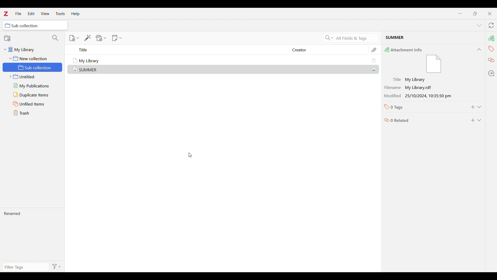 The width and height of the screenshot is (497, 280). What do you see at coordinates (18, 13) in the screenshot?
I see `File menu` at bounding box center [18, 13].